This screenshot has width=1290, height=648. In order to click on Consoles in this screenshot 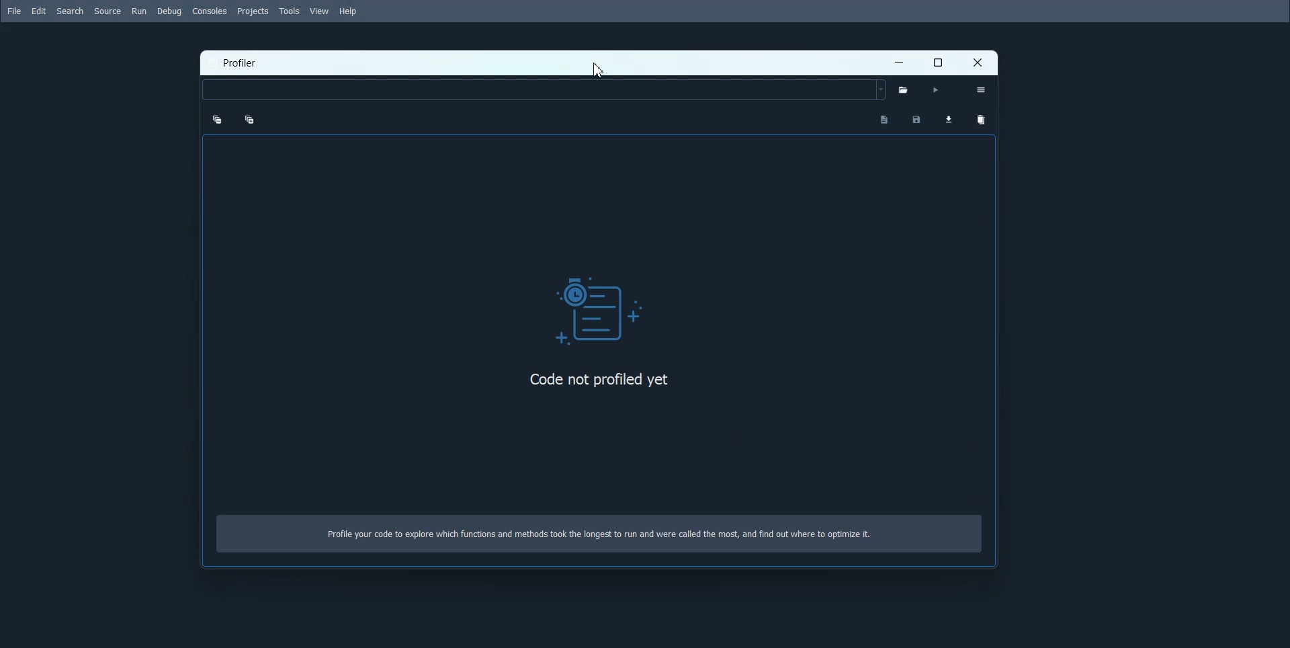, I will do `click(210, 11)`.